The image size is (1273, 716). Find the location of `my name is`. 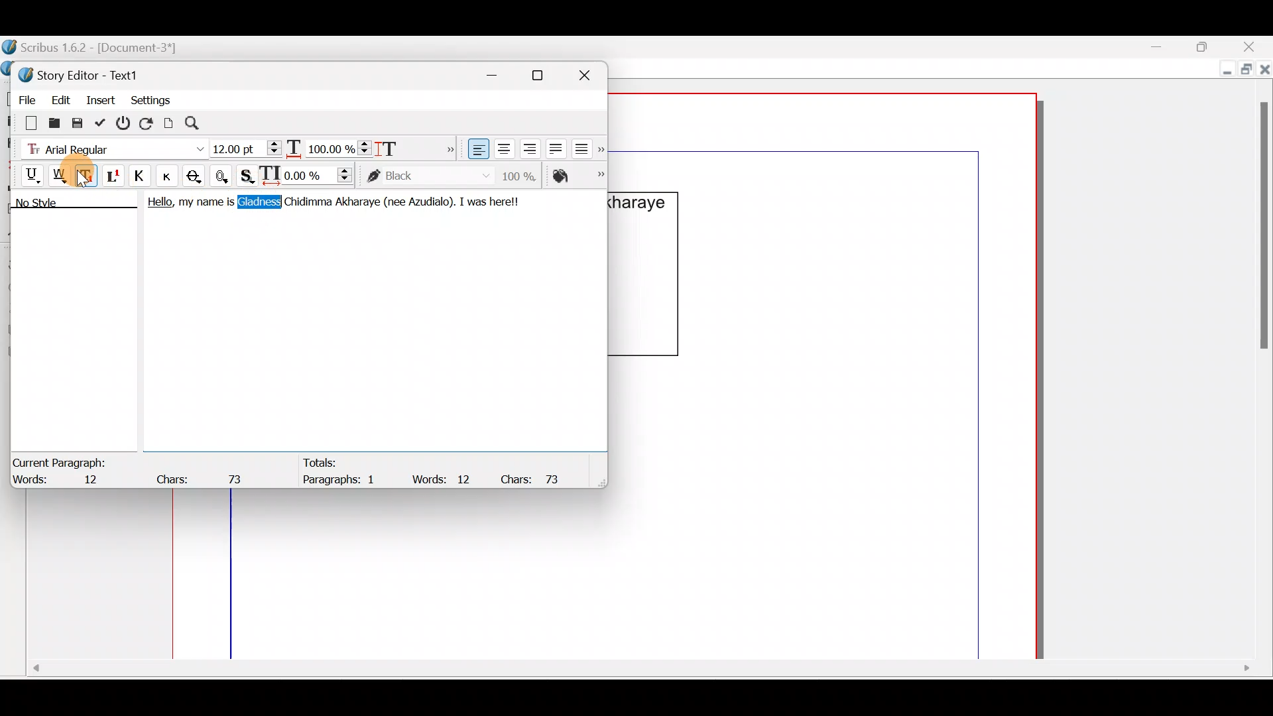

my name is is located at coordinates (206, 205).